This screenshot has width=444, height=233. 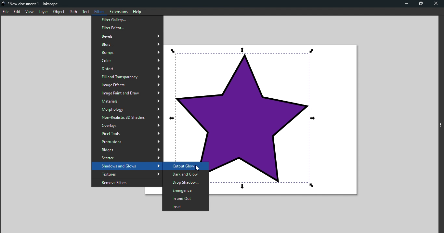 I want to click on Toggle command panel, so click(x=441, y=125).